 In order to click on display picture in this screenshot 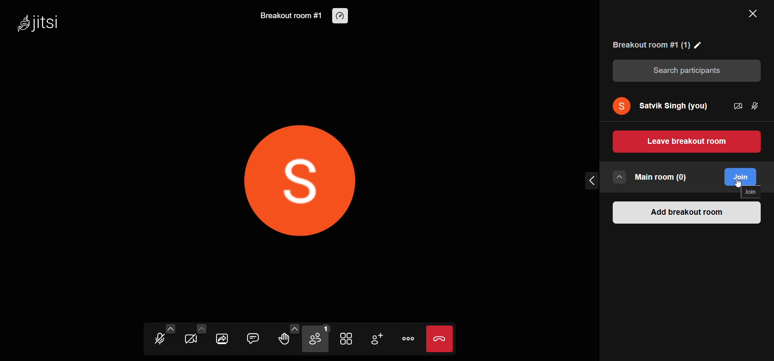, I will do `click(621, 106)`.